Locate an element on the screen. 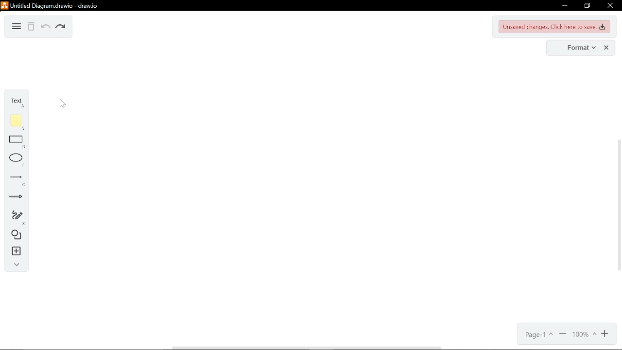 The width and height of the screenshot is (622, 350). zoom out is located at coordinates (563, 335).